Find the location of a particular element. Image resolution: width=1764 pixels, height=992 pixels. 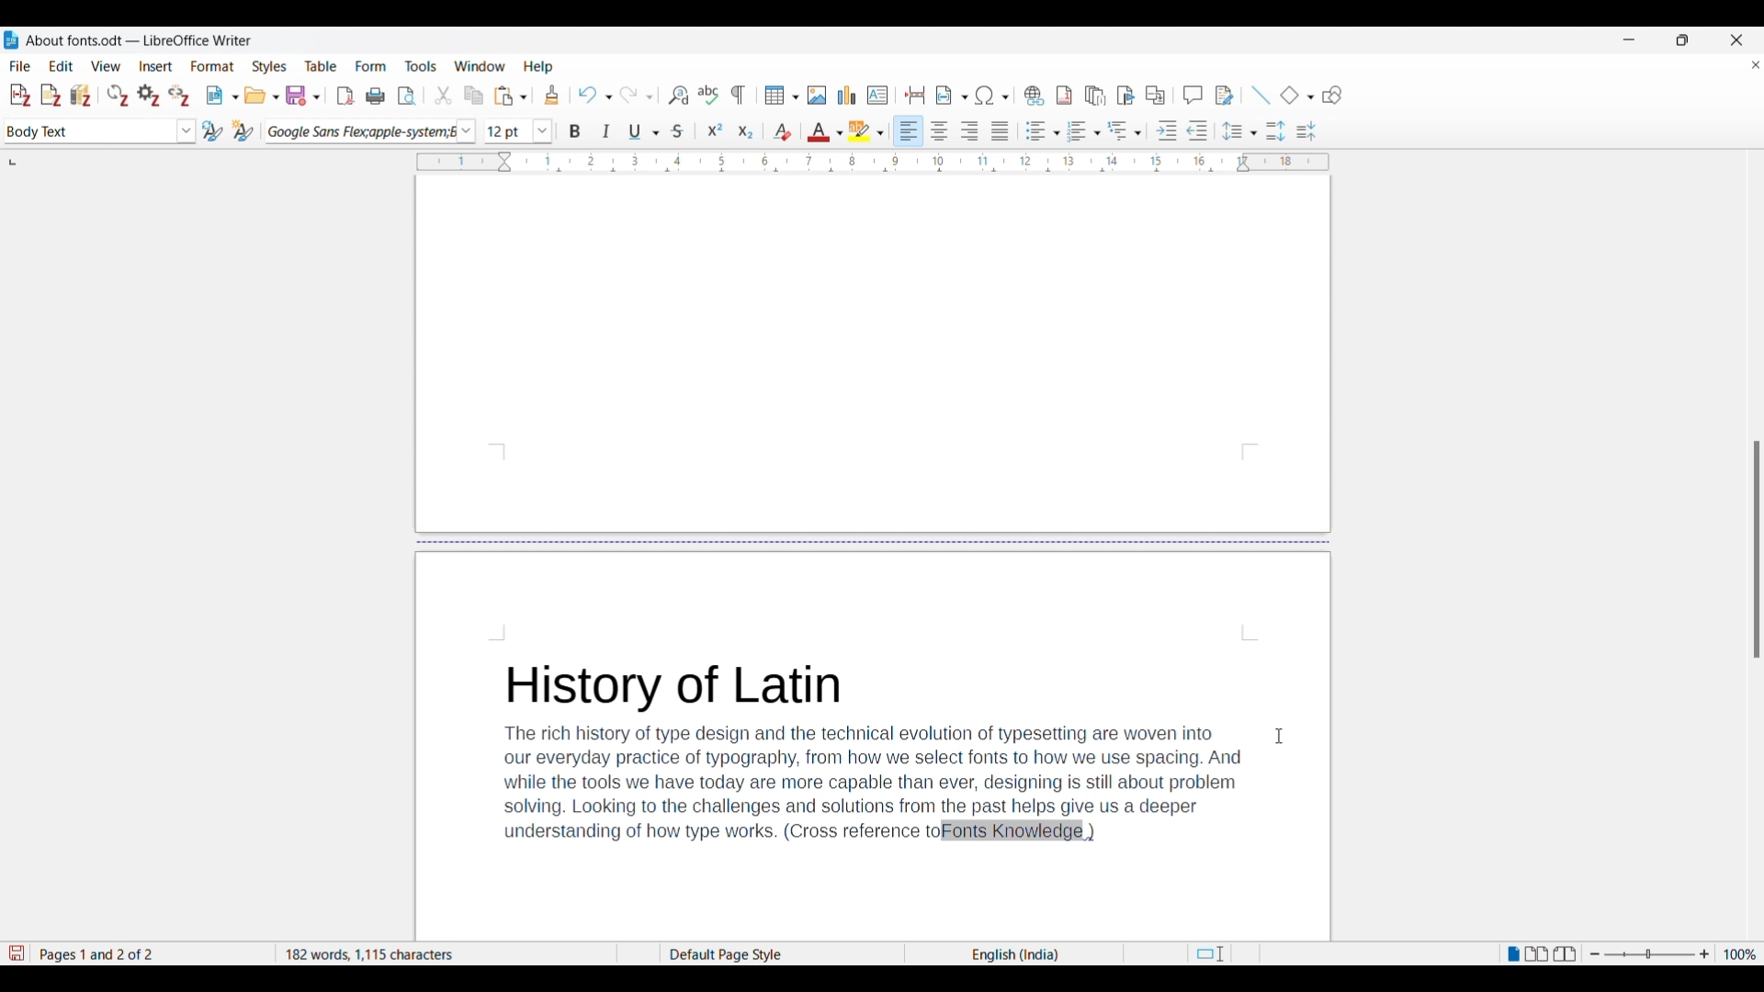

Paragraph style options is located at coordinates (187, 131).